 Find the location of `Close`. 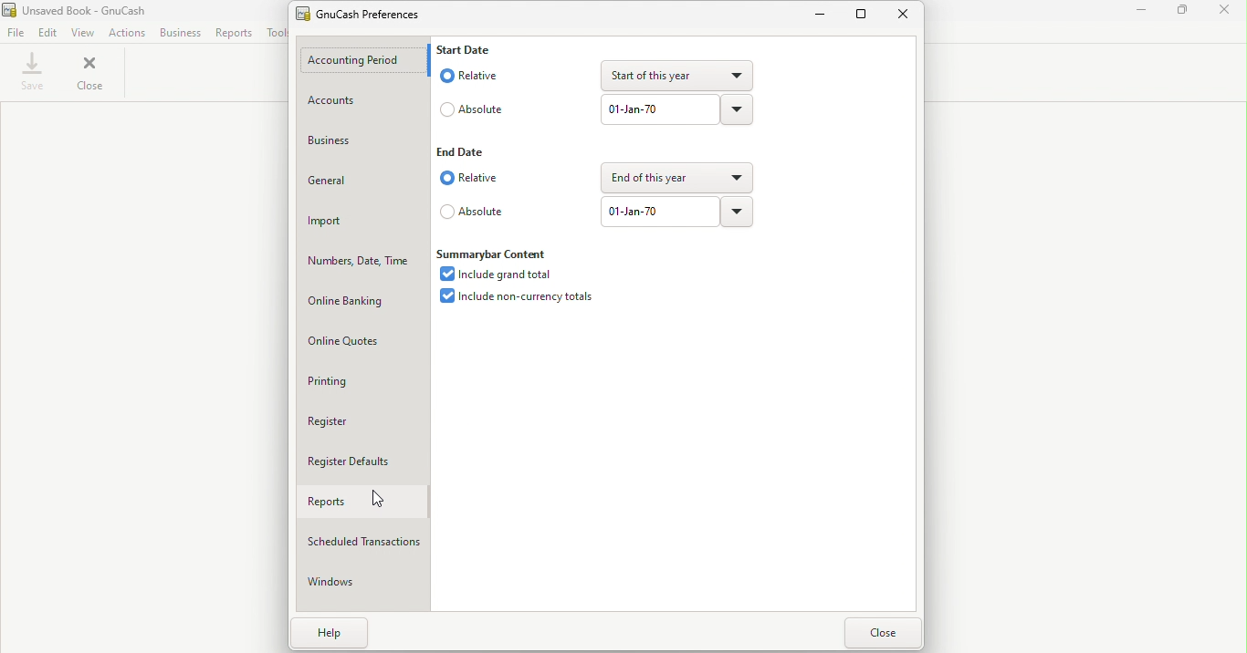

Close is located at coordinates (93, 75).